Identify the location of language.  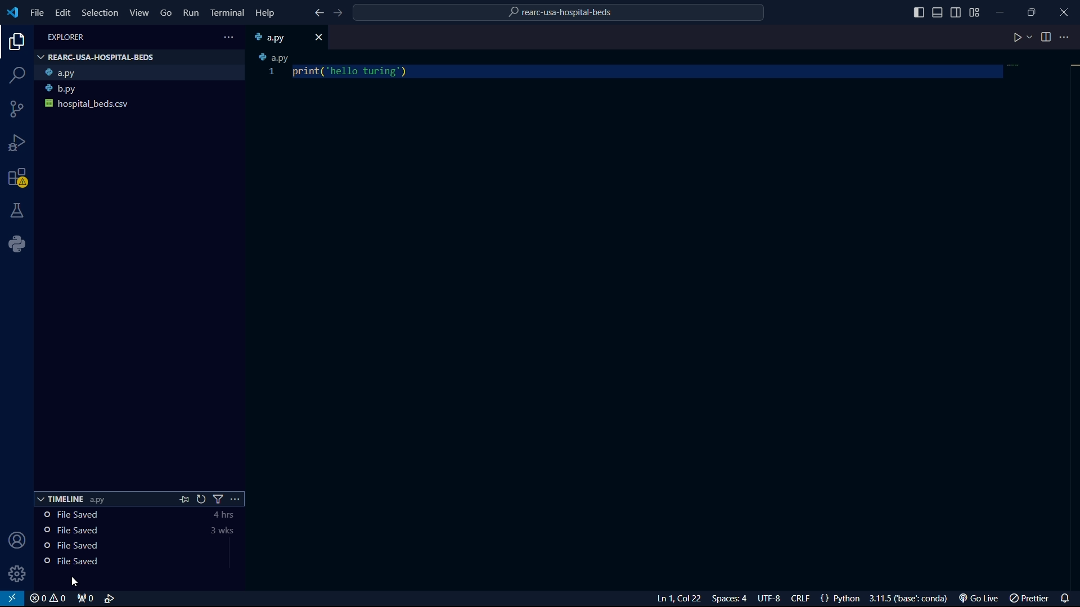
(838, 598).